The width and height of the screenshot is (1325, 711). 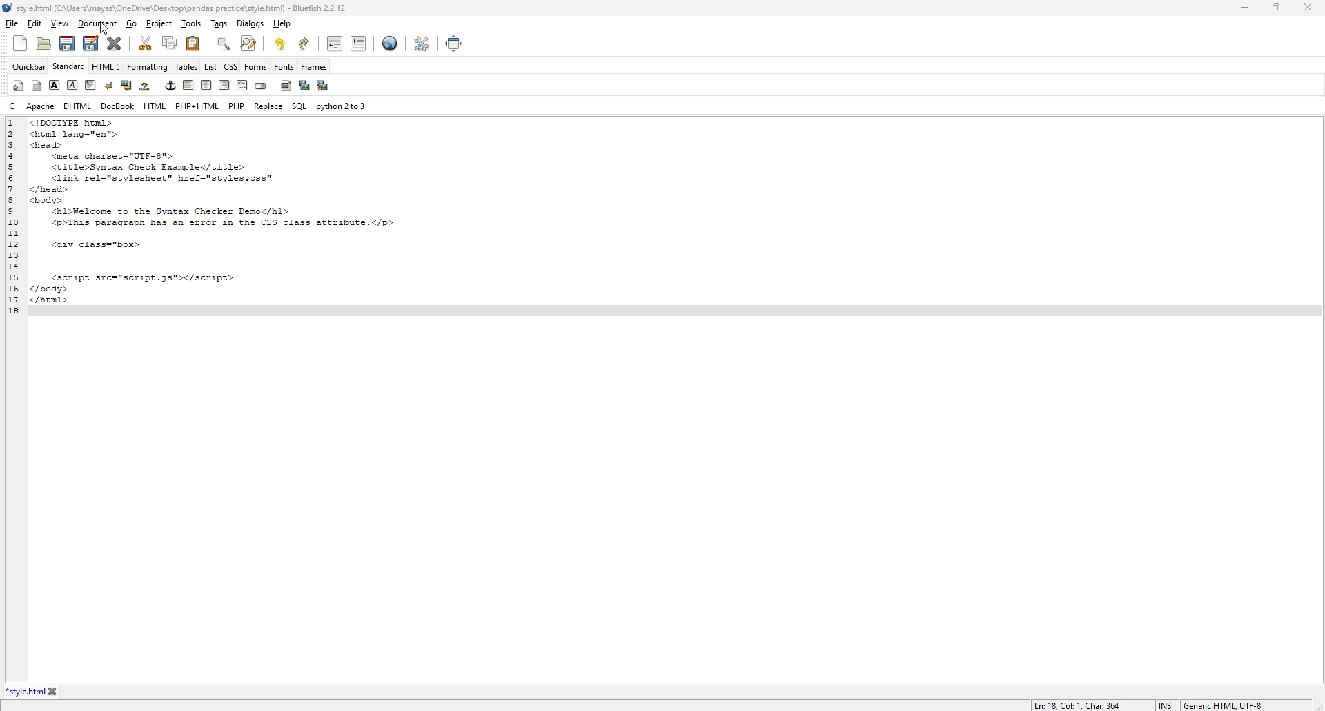 What do you see at coordinates (1225, 705) in the screenshot?
I see `encoding` at bounding box center [1225, 705].